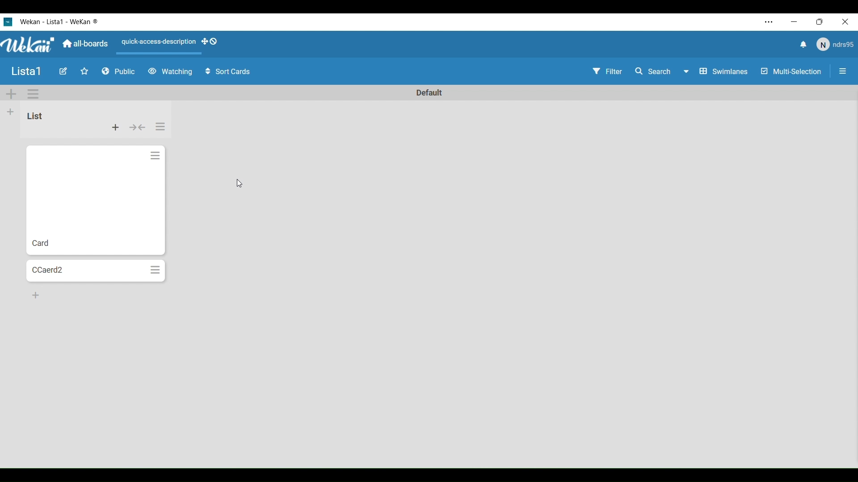 This screenshot has width=858, height=482. What do you see at coordinates (172, 44) in the screenshot?
I see `Actions` at bounding box center [172, 44].